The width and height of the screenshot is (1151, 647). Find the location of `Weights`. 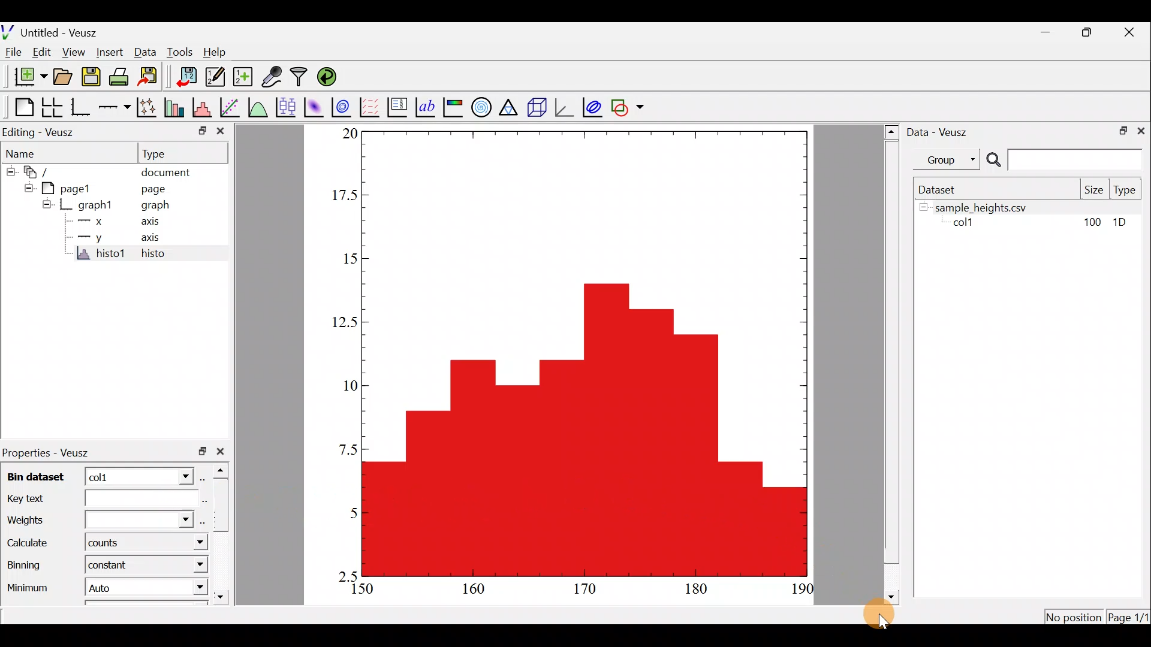

Weights is located at coordinates (97, 517).